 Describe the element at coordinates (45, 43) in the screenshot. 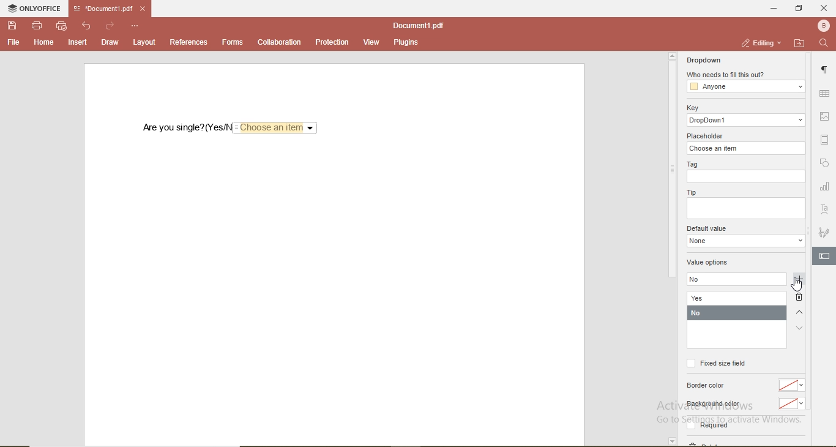

I see `home` at that location.